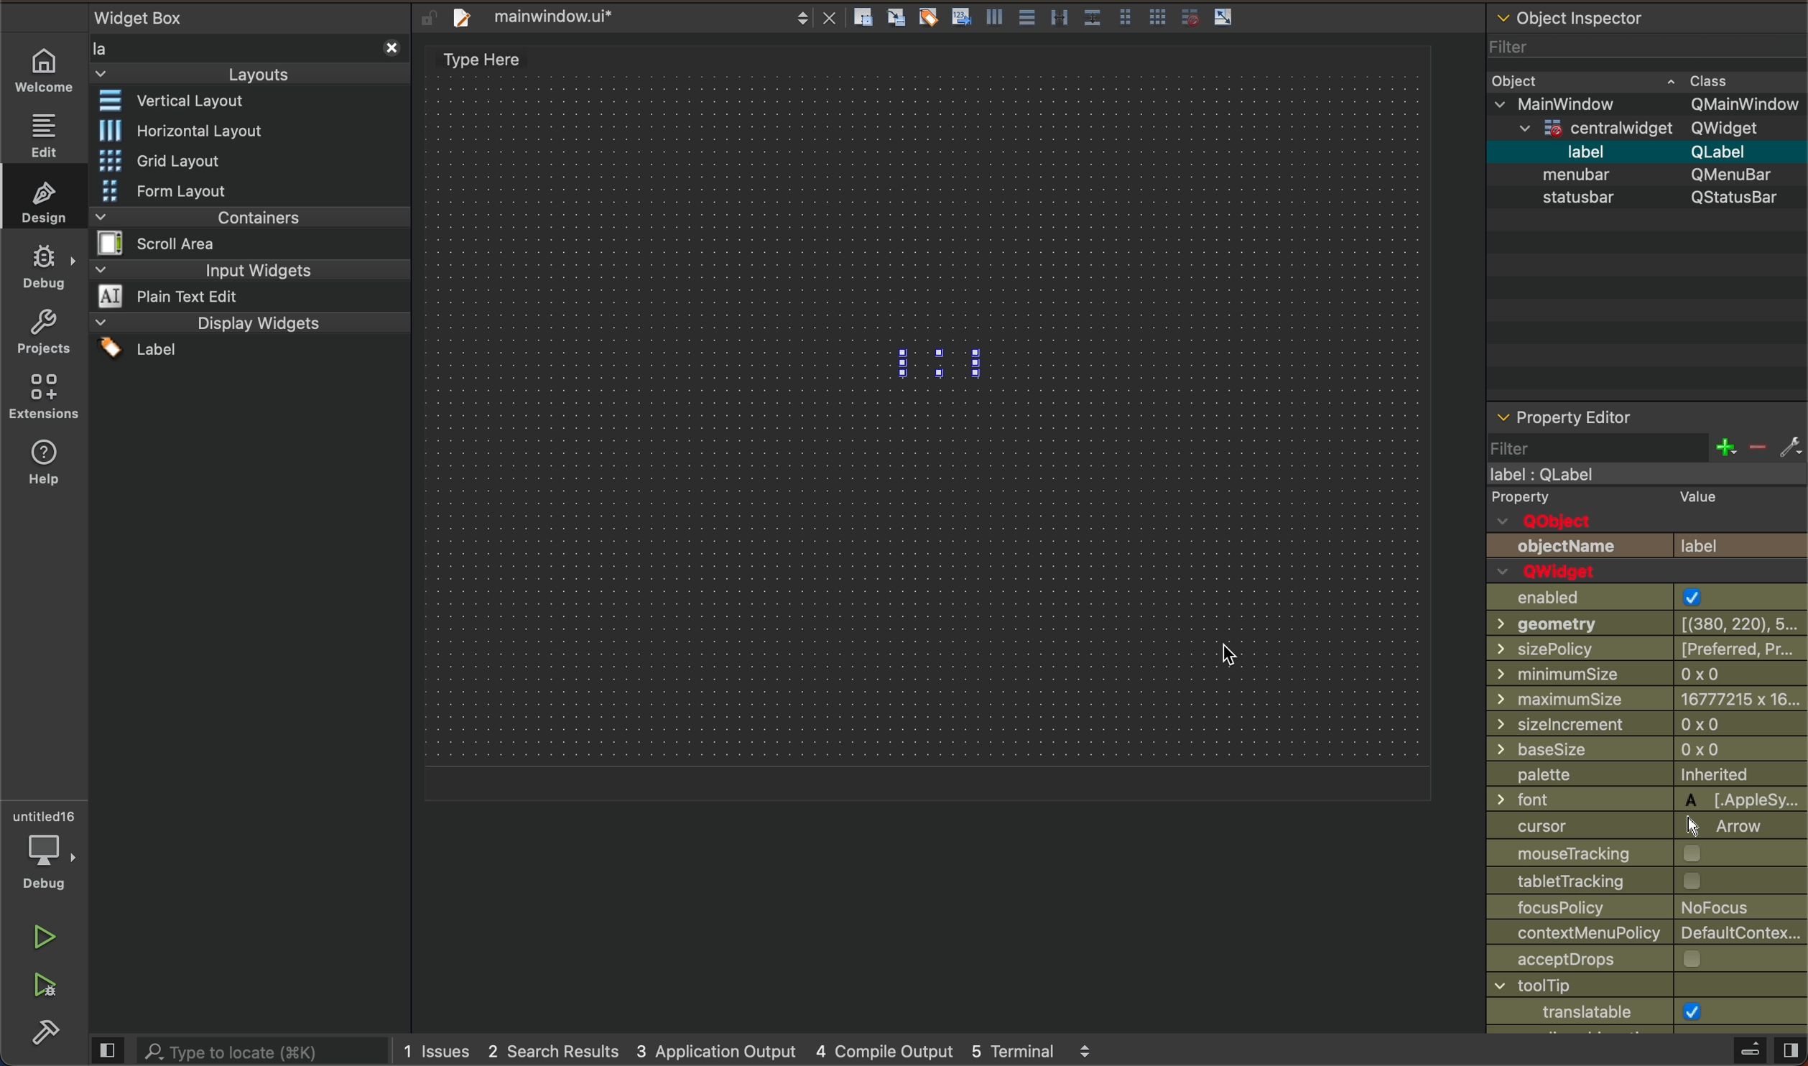  What do you see at coordinates (43, 134) in the screenshot?
I see `edit` at bounding box center [43, 134].